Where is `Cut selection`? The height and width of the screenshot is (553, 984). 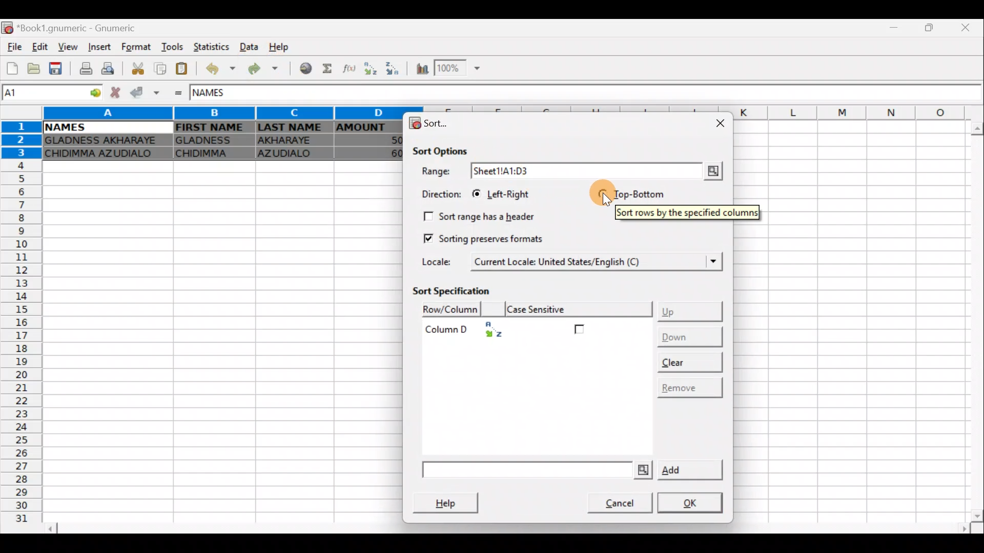
Cut selection is located at coordinates (140, 70).